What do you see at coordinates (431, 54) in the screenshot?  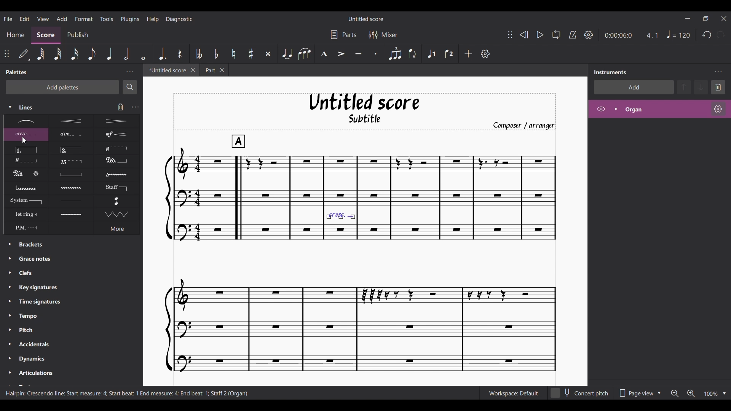 I see `Voice 1` at bounding box center [431, 54].